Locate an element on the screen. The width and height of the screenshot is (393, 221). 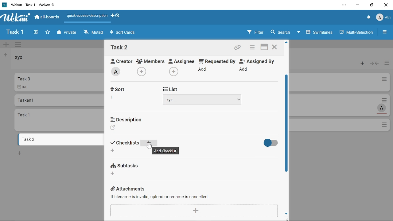
Add is located at coordinates (142, 71).